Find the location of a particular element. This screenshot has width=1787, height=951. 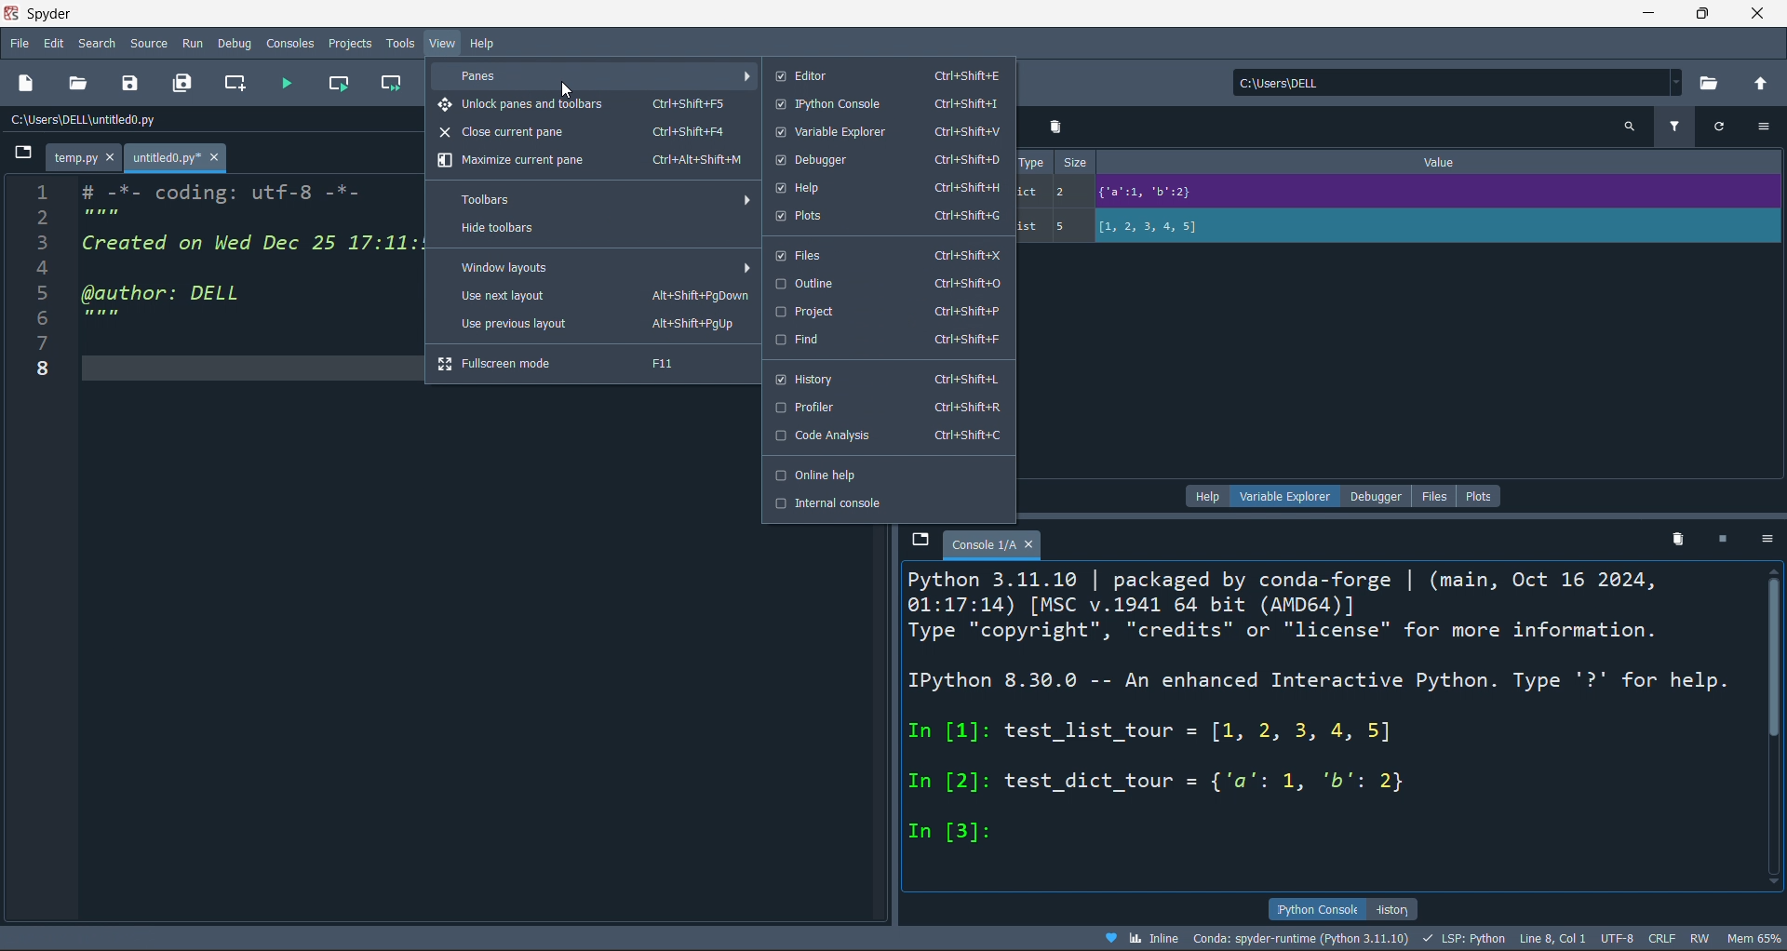

cursor is located at coordinates (563, 91).